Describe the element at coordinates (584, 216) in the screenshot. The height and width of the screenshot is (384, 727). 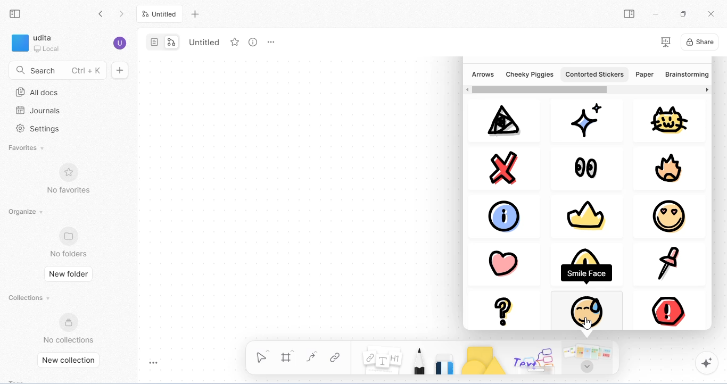
I see `king` at that location.